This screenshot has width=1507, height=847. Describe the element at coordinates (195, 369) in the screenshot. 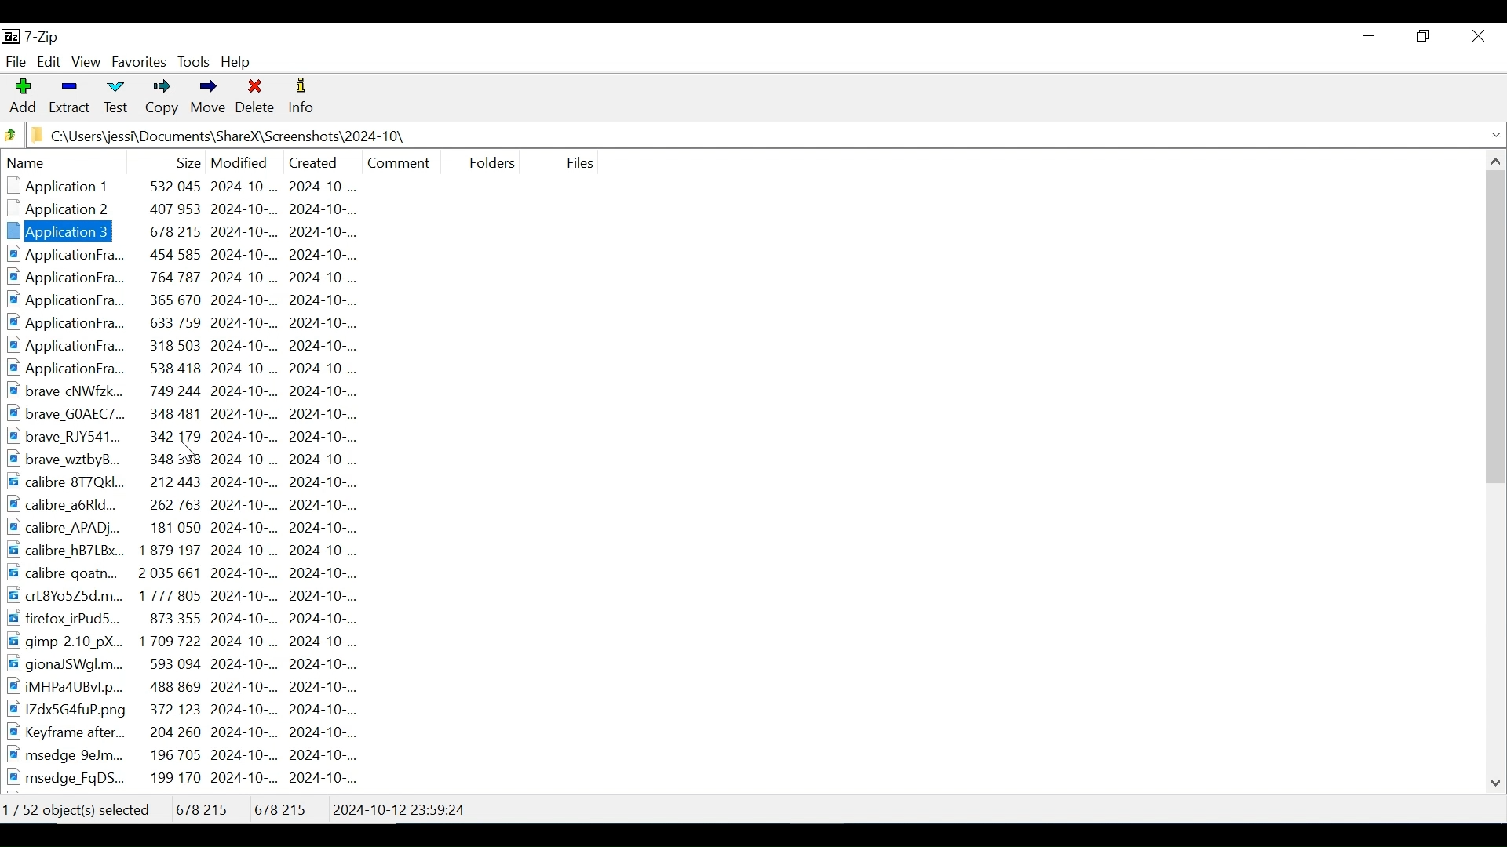

I see `ApplicationFra.. 538 418 2024-10-.. 2024-10-...` at that location.